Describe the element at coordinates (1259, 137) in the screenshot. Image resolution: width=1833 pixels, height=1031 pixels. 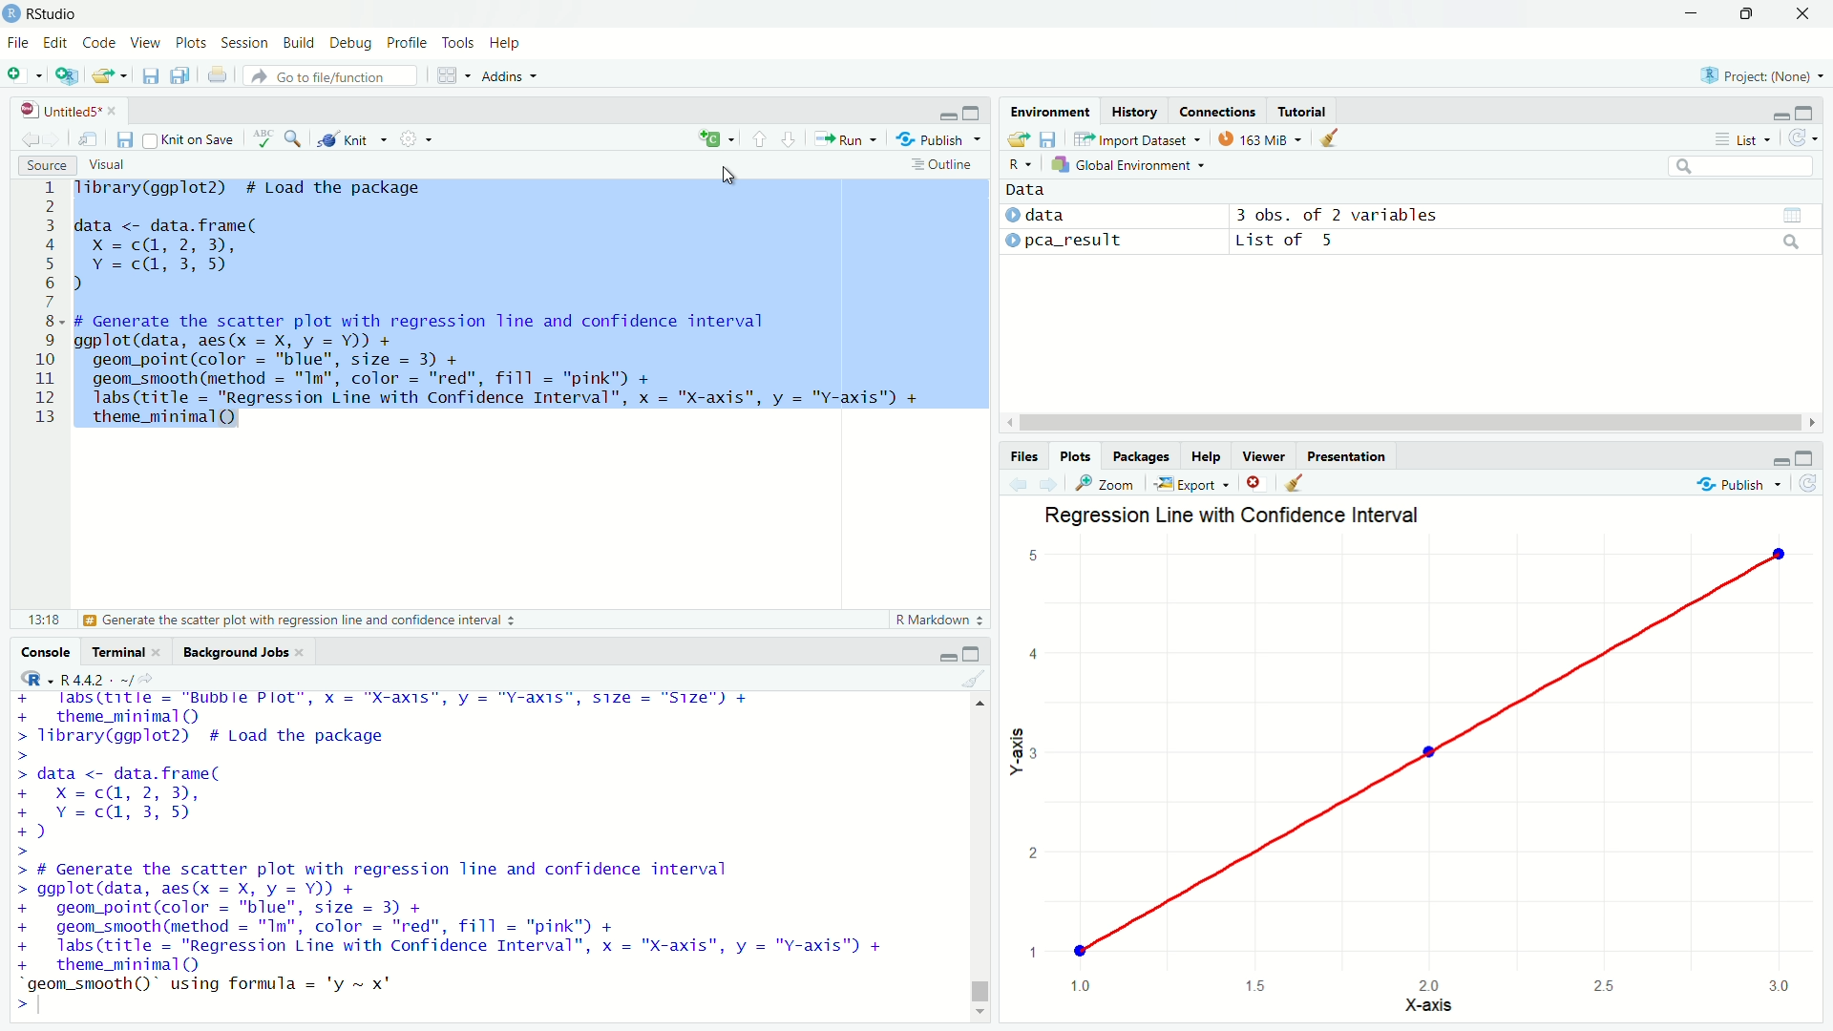
I see `163 MiB` at that location.